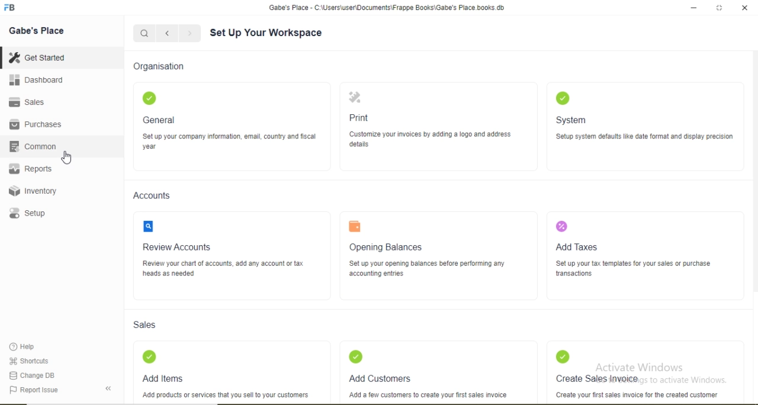 The image size is (758, 405). Describe the element at coordinates (143, 34) in the screenshot. I see `Search` at that location.